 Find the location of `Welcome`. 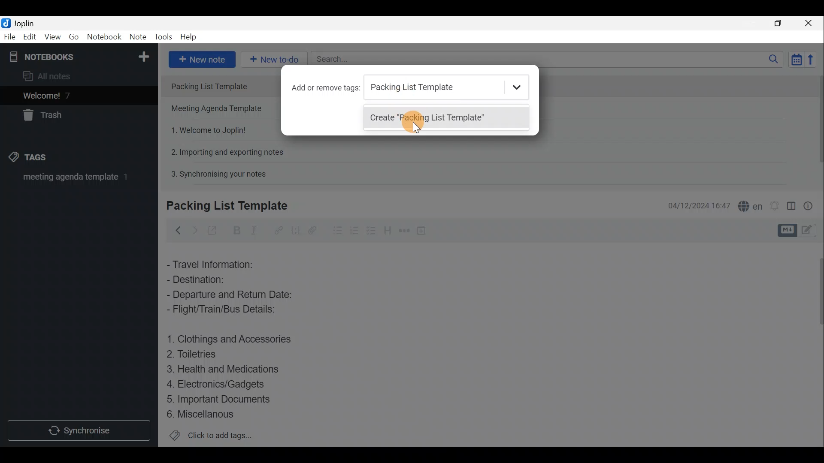

Welcome is located at coordinates (66, 95).